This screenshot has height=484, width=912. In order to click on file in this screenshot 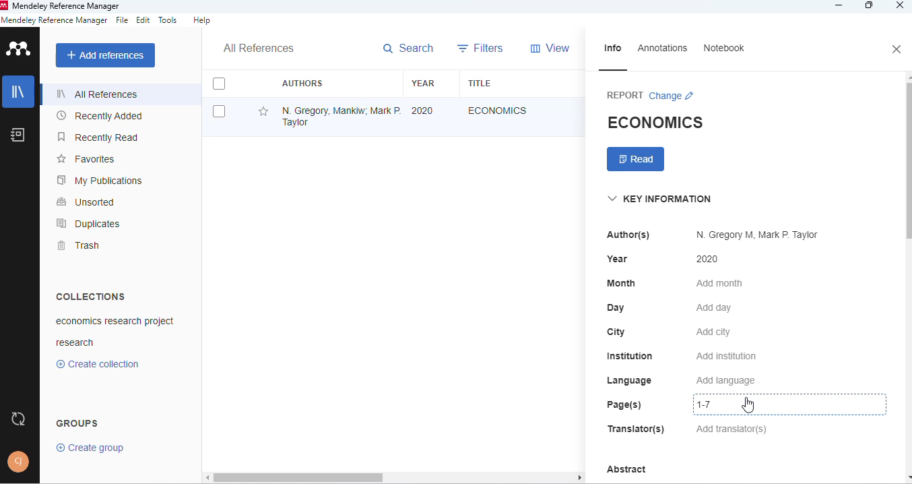, I will do `click(122, 20)`.